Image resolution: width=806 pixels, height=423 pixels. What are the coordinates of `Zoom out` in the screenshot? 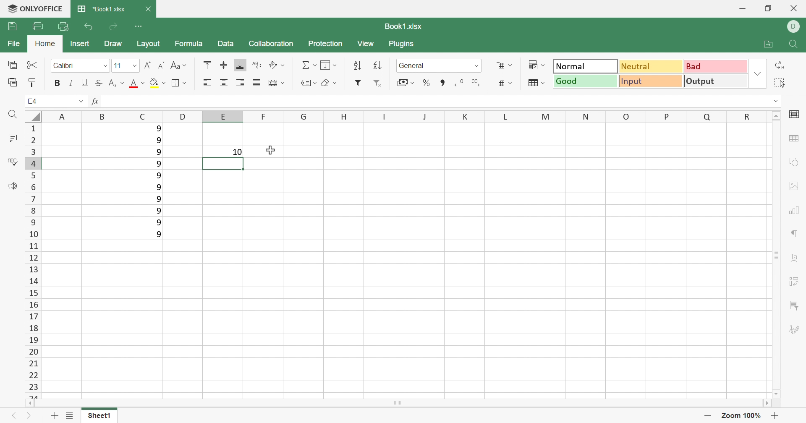 It's located at (709, 415).